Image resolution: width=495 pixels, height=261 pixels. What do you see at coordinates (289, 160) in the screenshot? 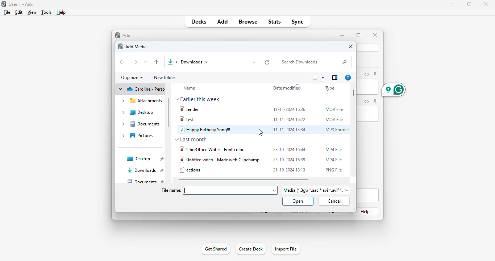
I see `23-10-2024` at bounding box center [289, 160].